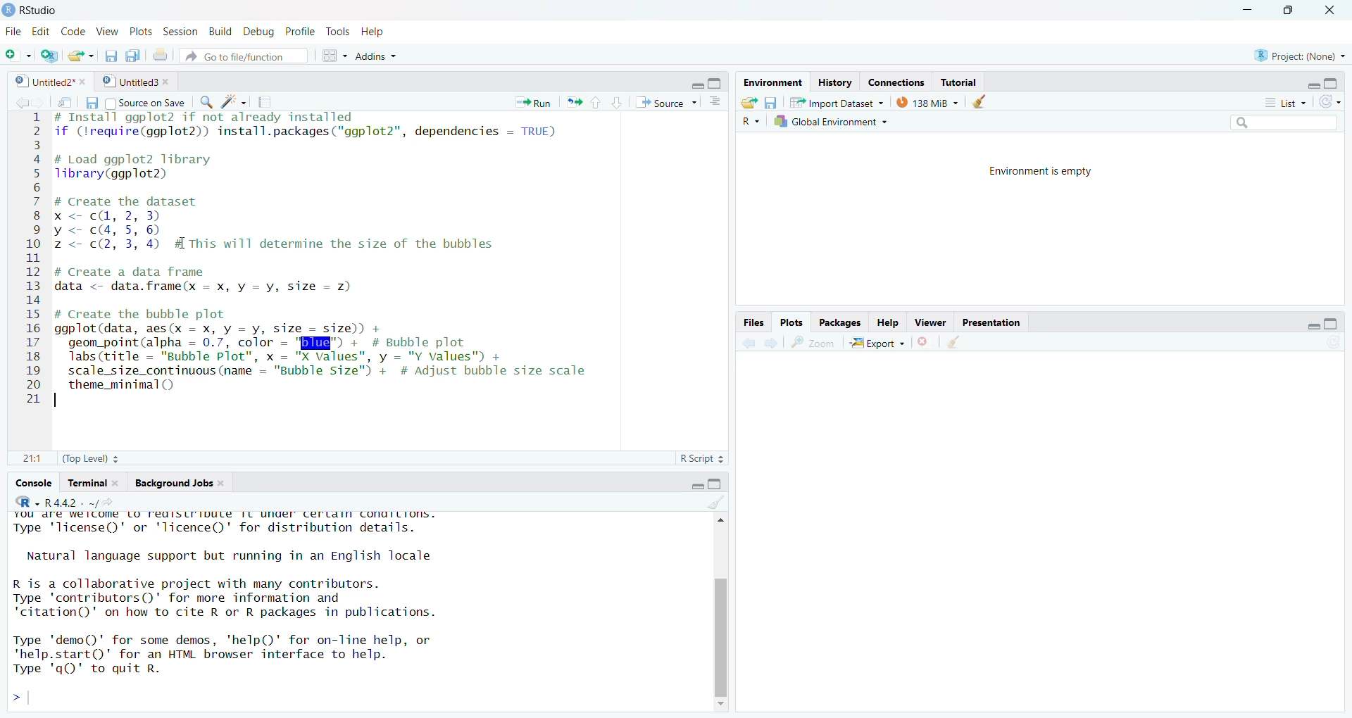  I want to click on Save workspaces, so click(775, 101).